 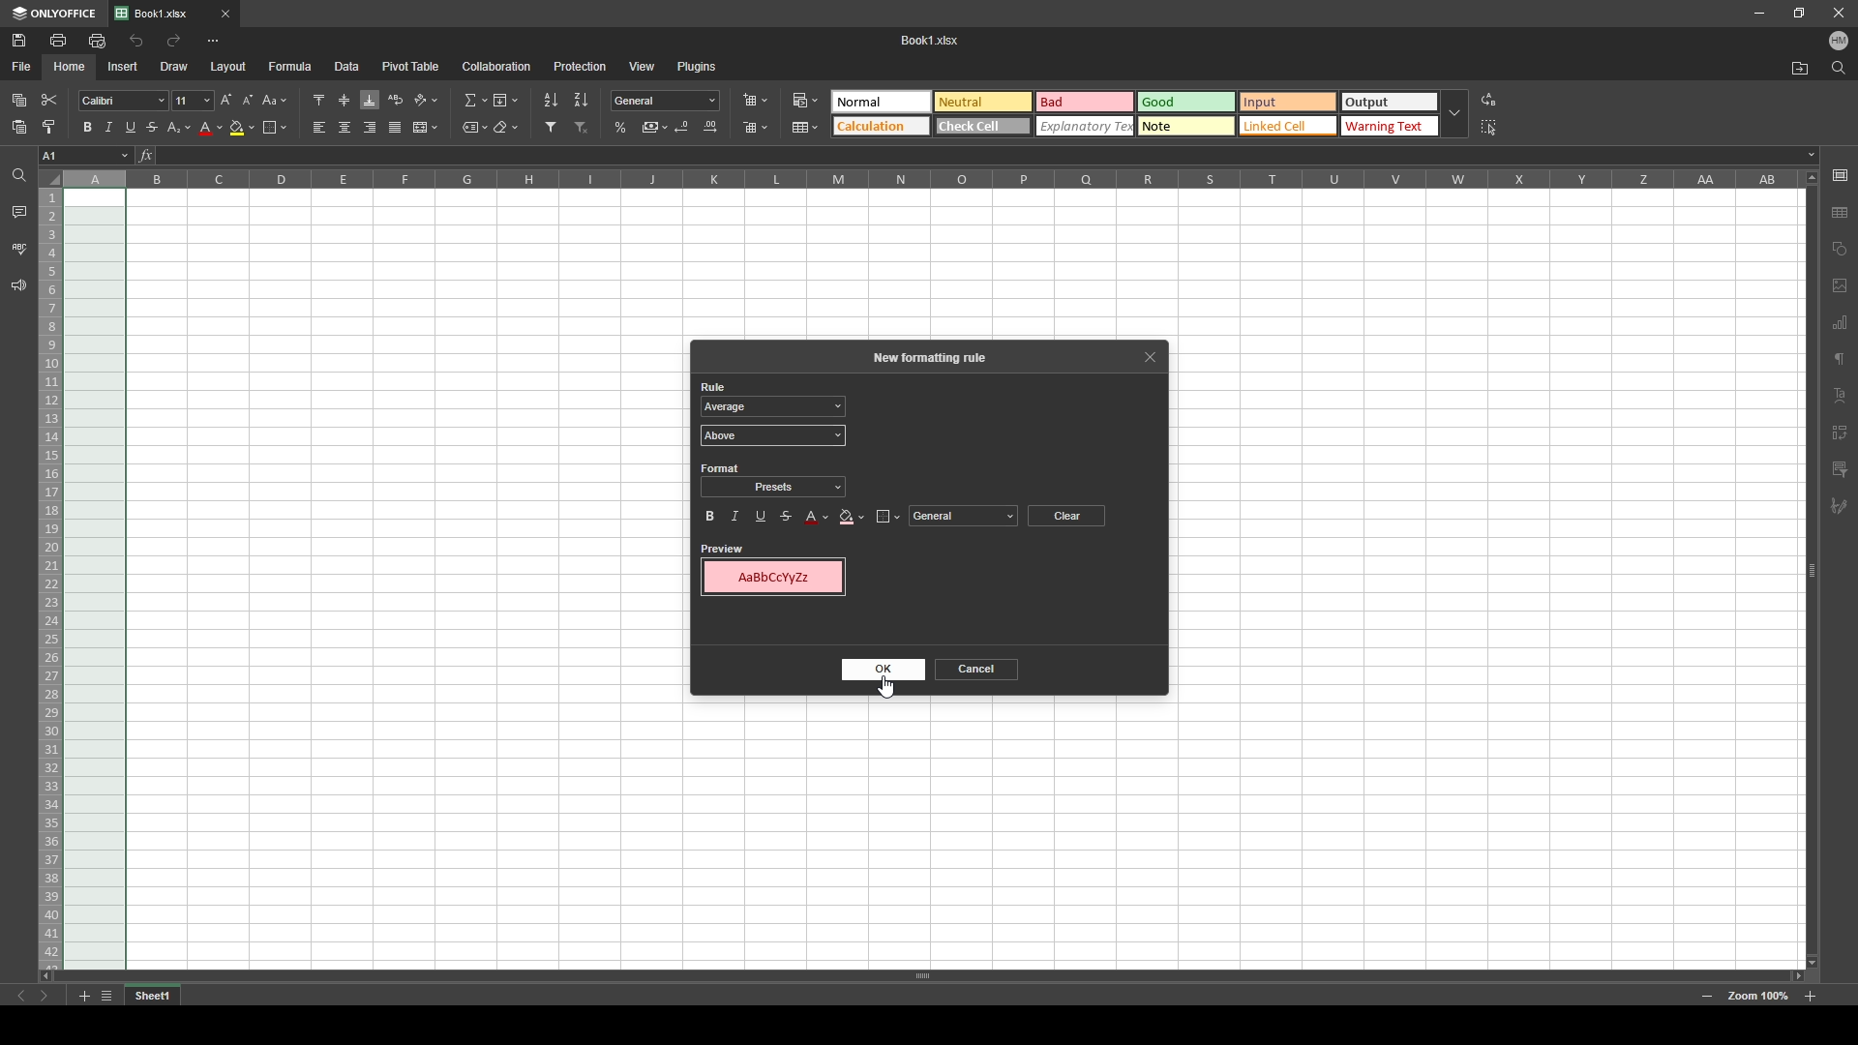 What do you see at coordinates (1759, 14) in the screenshot?
I see `minimize` at bounding box center [1759, 14].